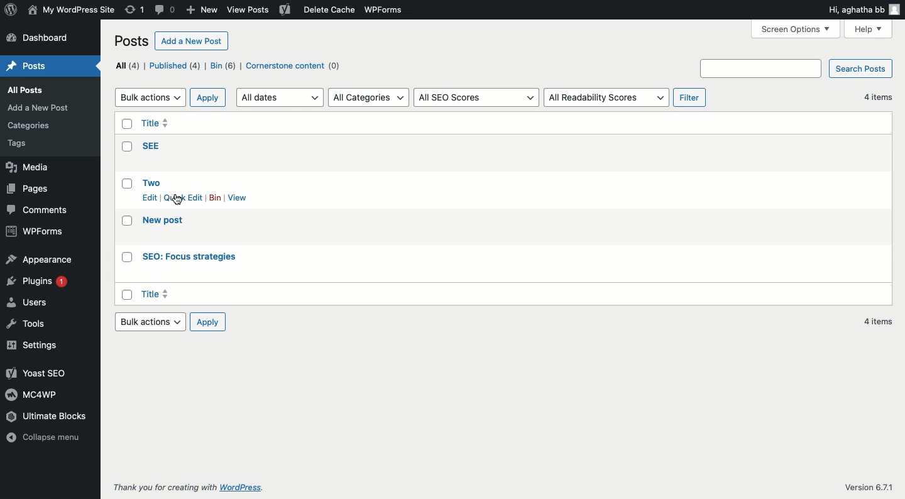 Image resolution: width=905 pixels, height=499 pixels. Describe the element at coordinates (31, 66) in the screenshot. I see `Post` at that location.